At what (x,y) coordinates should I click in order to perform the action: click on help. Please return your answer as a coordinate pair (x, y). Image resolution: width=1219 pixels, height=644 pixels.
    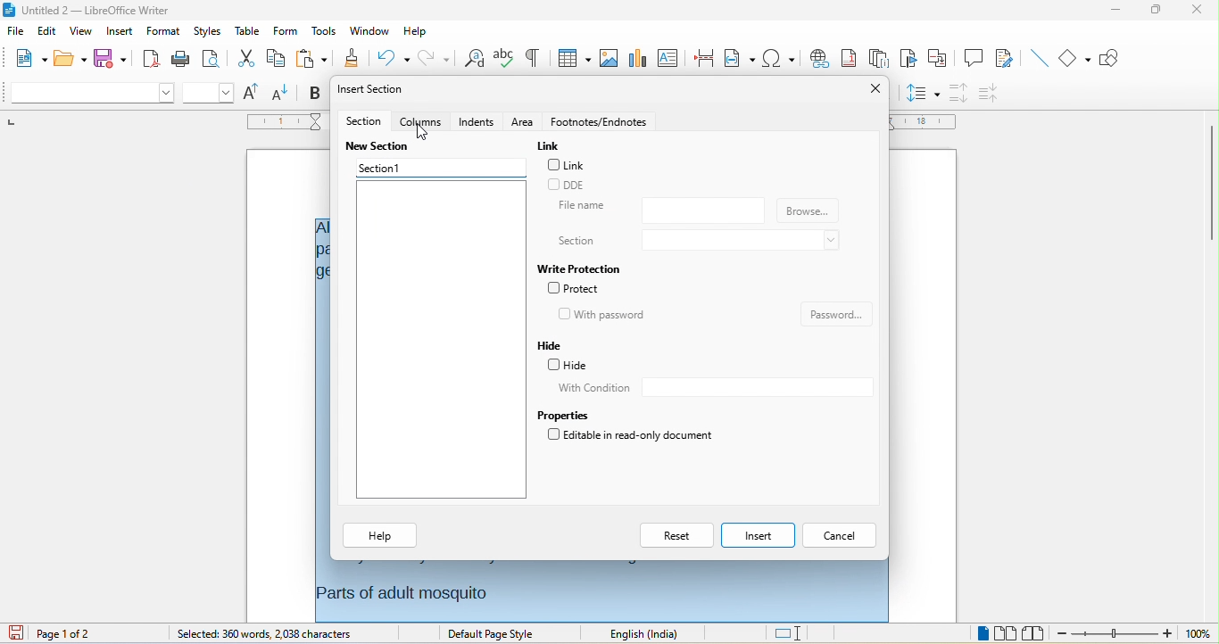
    Looking at the image, I should click on (381, 536).